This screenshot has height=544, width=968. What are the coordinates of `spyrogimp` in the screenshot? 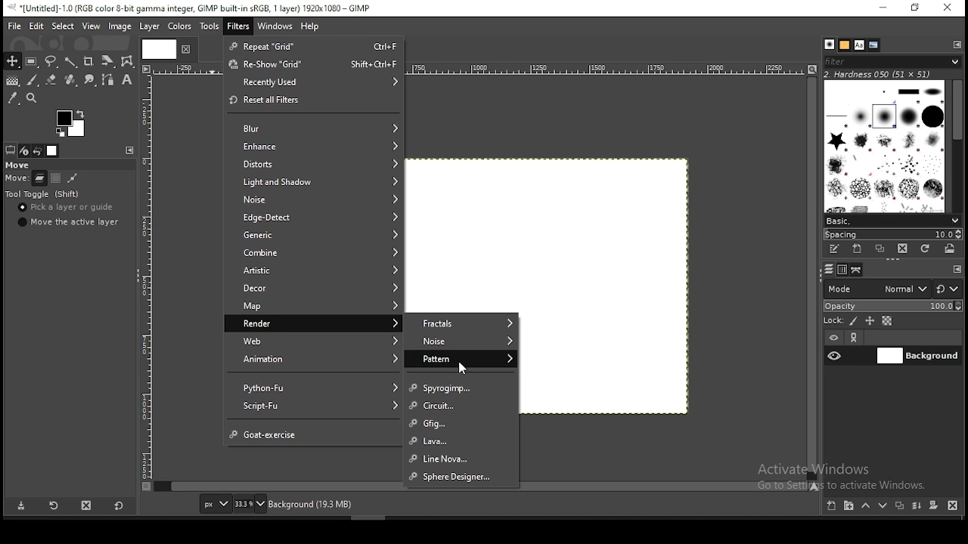 It's located at (462, 388).